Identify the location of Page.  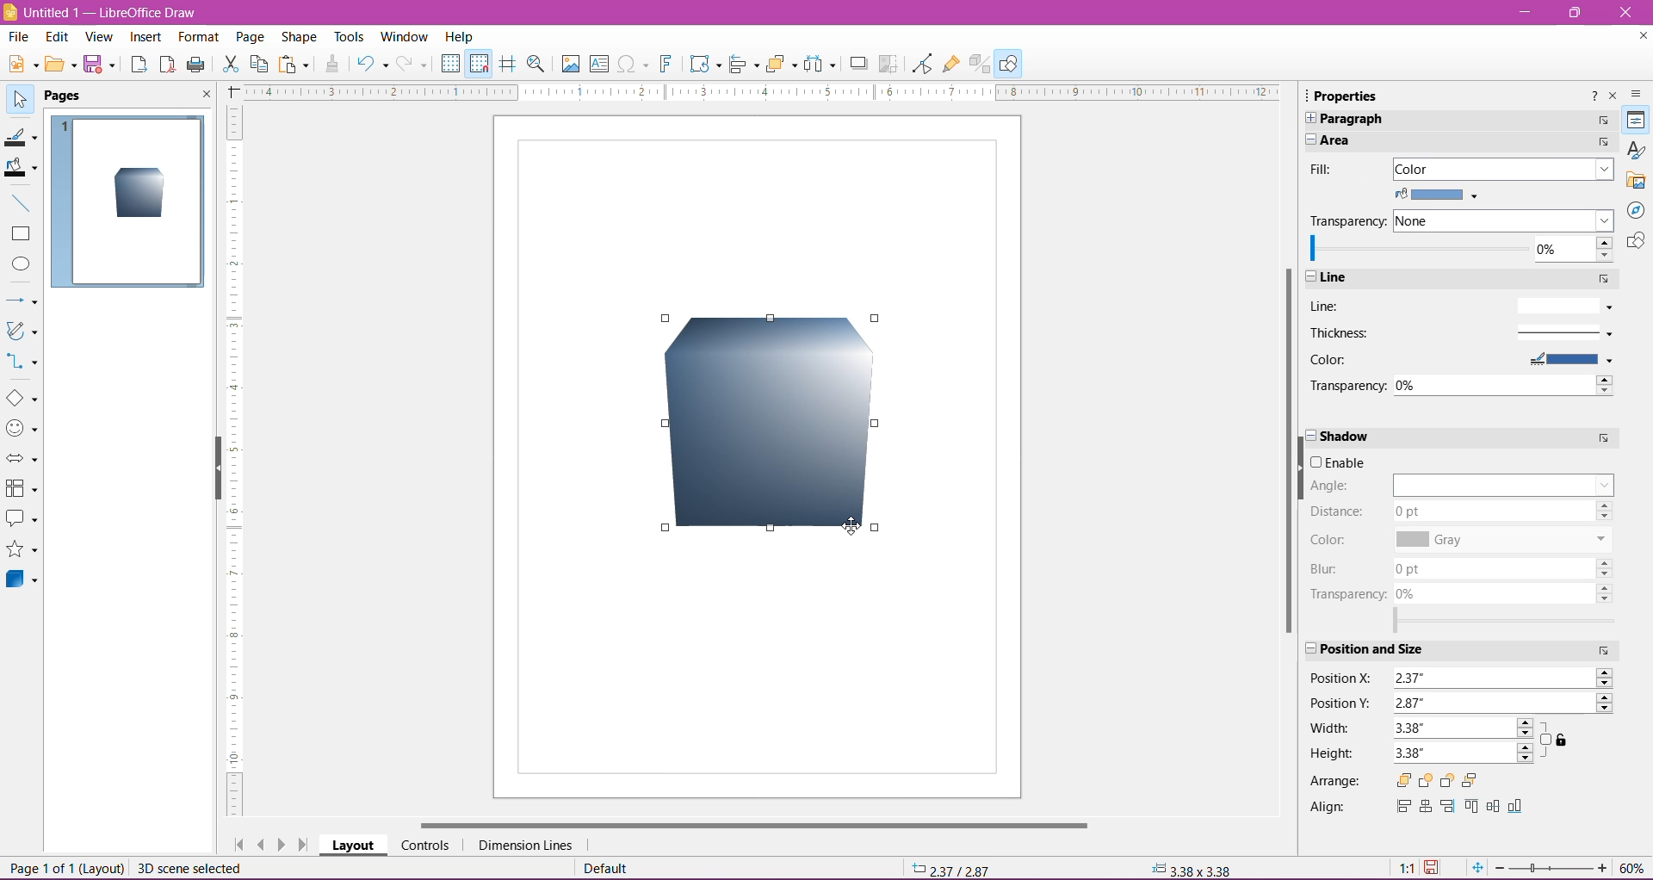
(249, 40).